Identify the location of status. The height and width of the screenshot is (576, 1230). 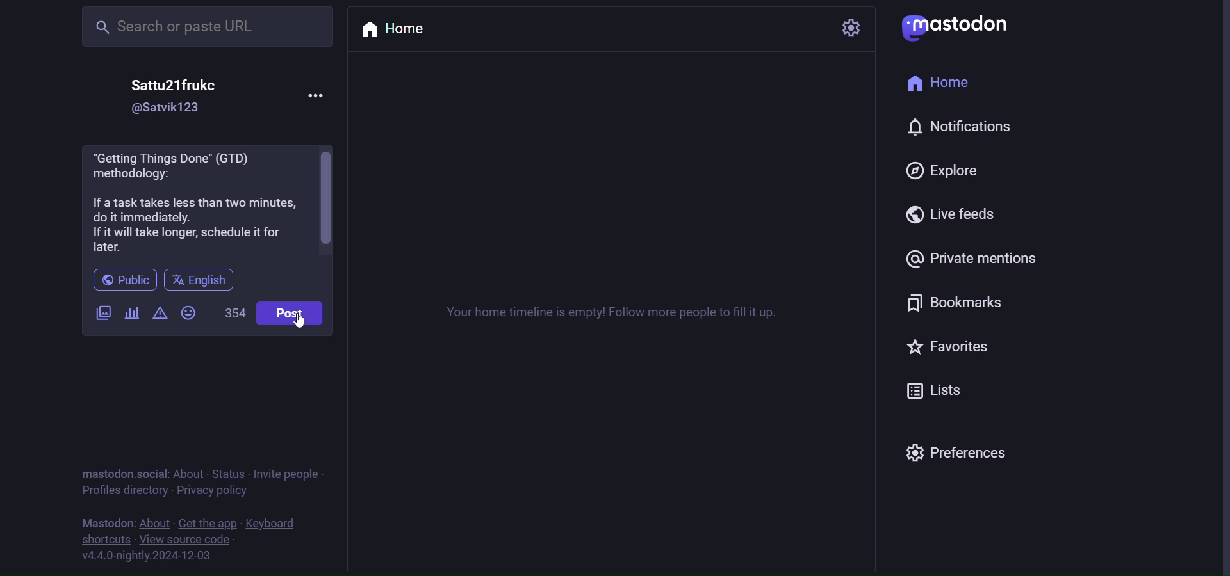
(229, 474).